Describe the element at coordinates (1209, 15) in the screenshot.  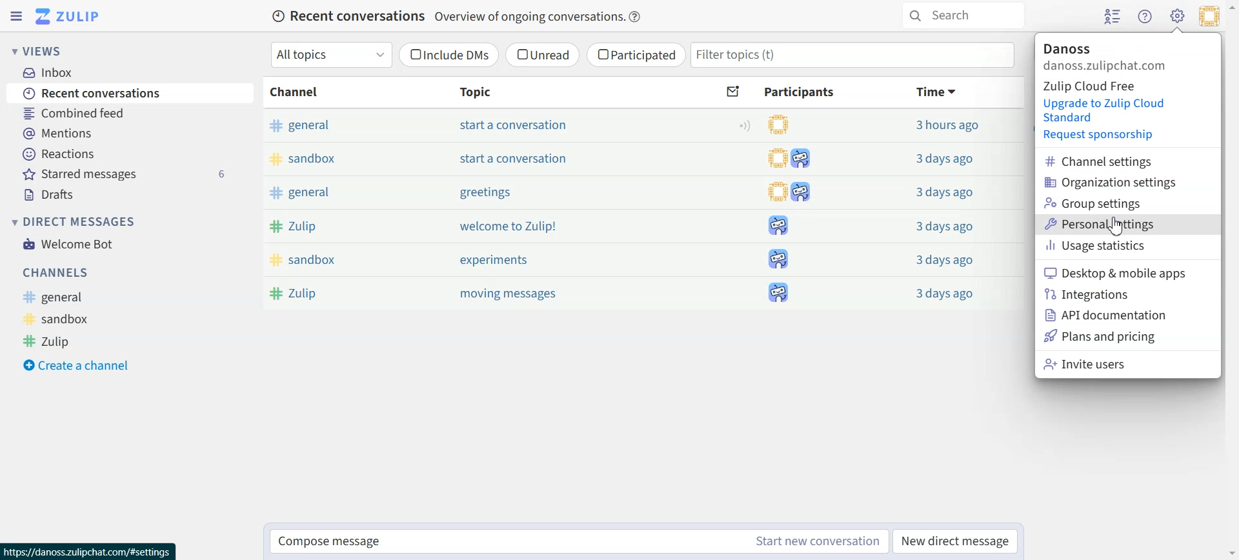
I see `Personal menu` at that location.